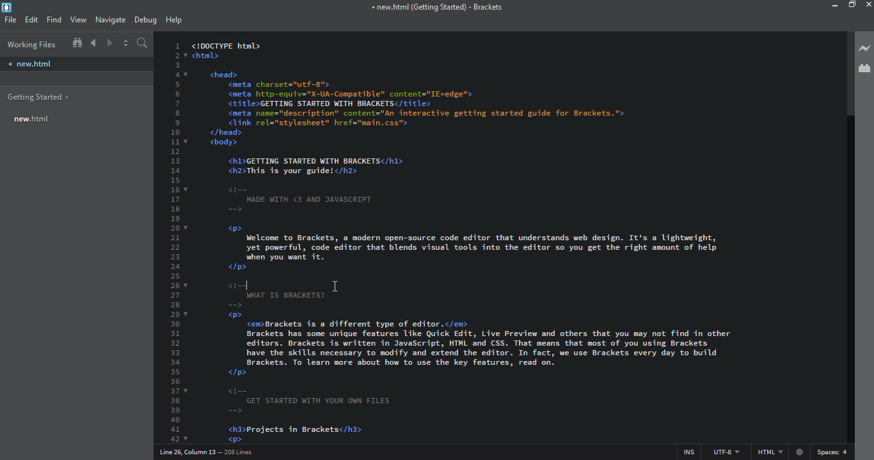 This screenshot has width=874, height=460. Describe the element at coordinates (255, 286) in the screenshot. I see `line` at that location.